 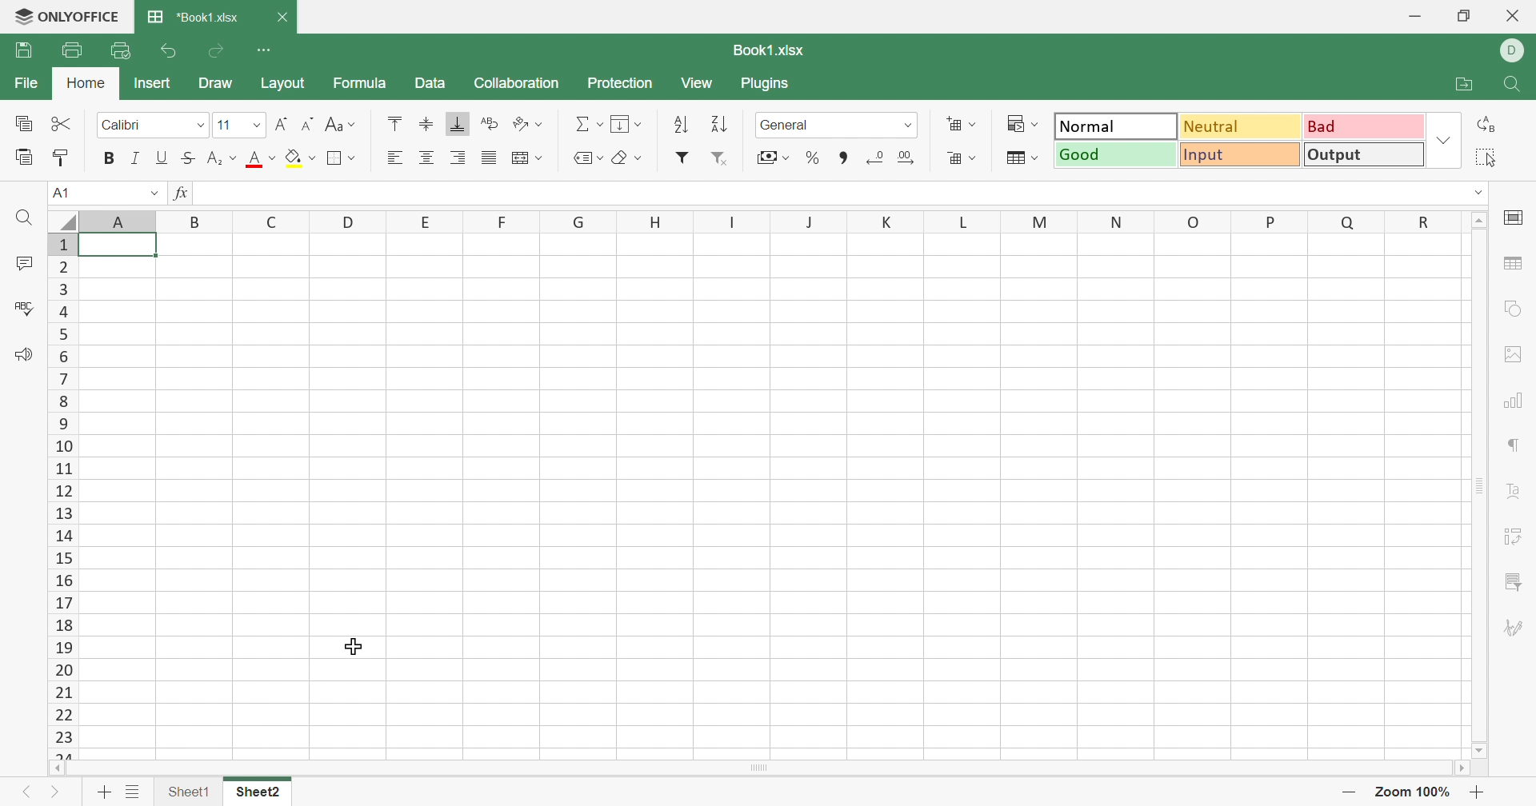 What do you see at coordinates (546, 122) in the screenshot?
I see `Orientation drop down` at bounding box center [546, 122].